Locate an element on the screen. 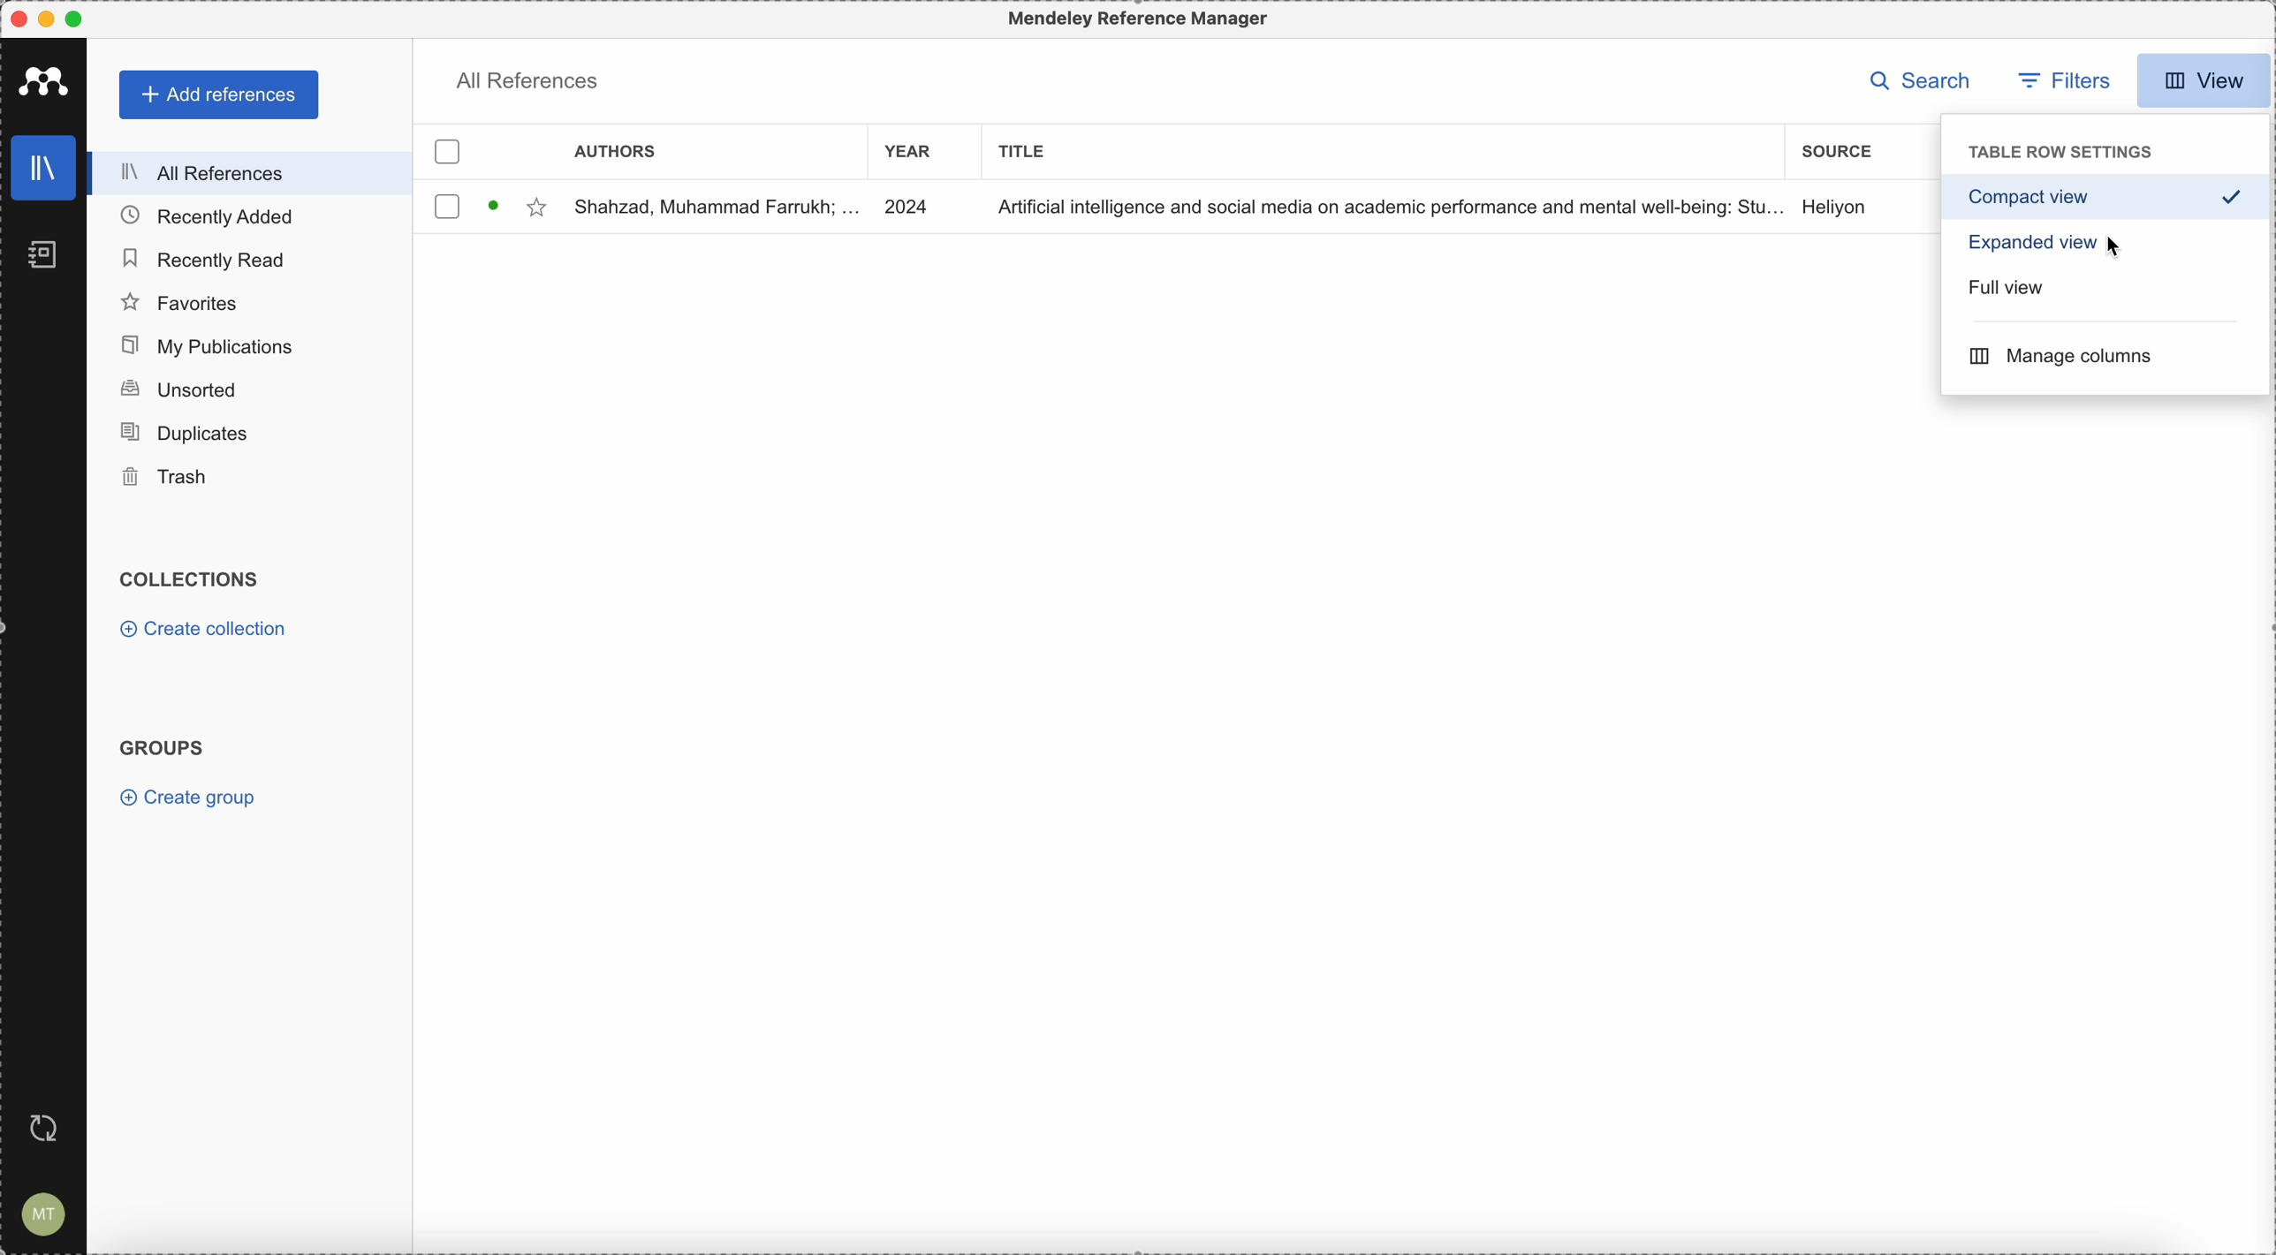  expanded view is located at coordinates (2024, 247).